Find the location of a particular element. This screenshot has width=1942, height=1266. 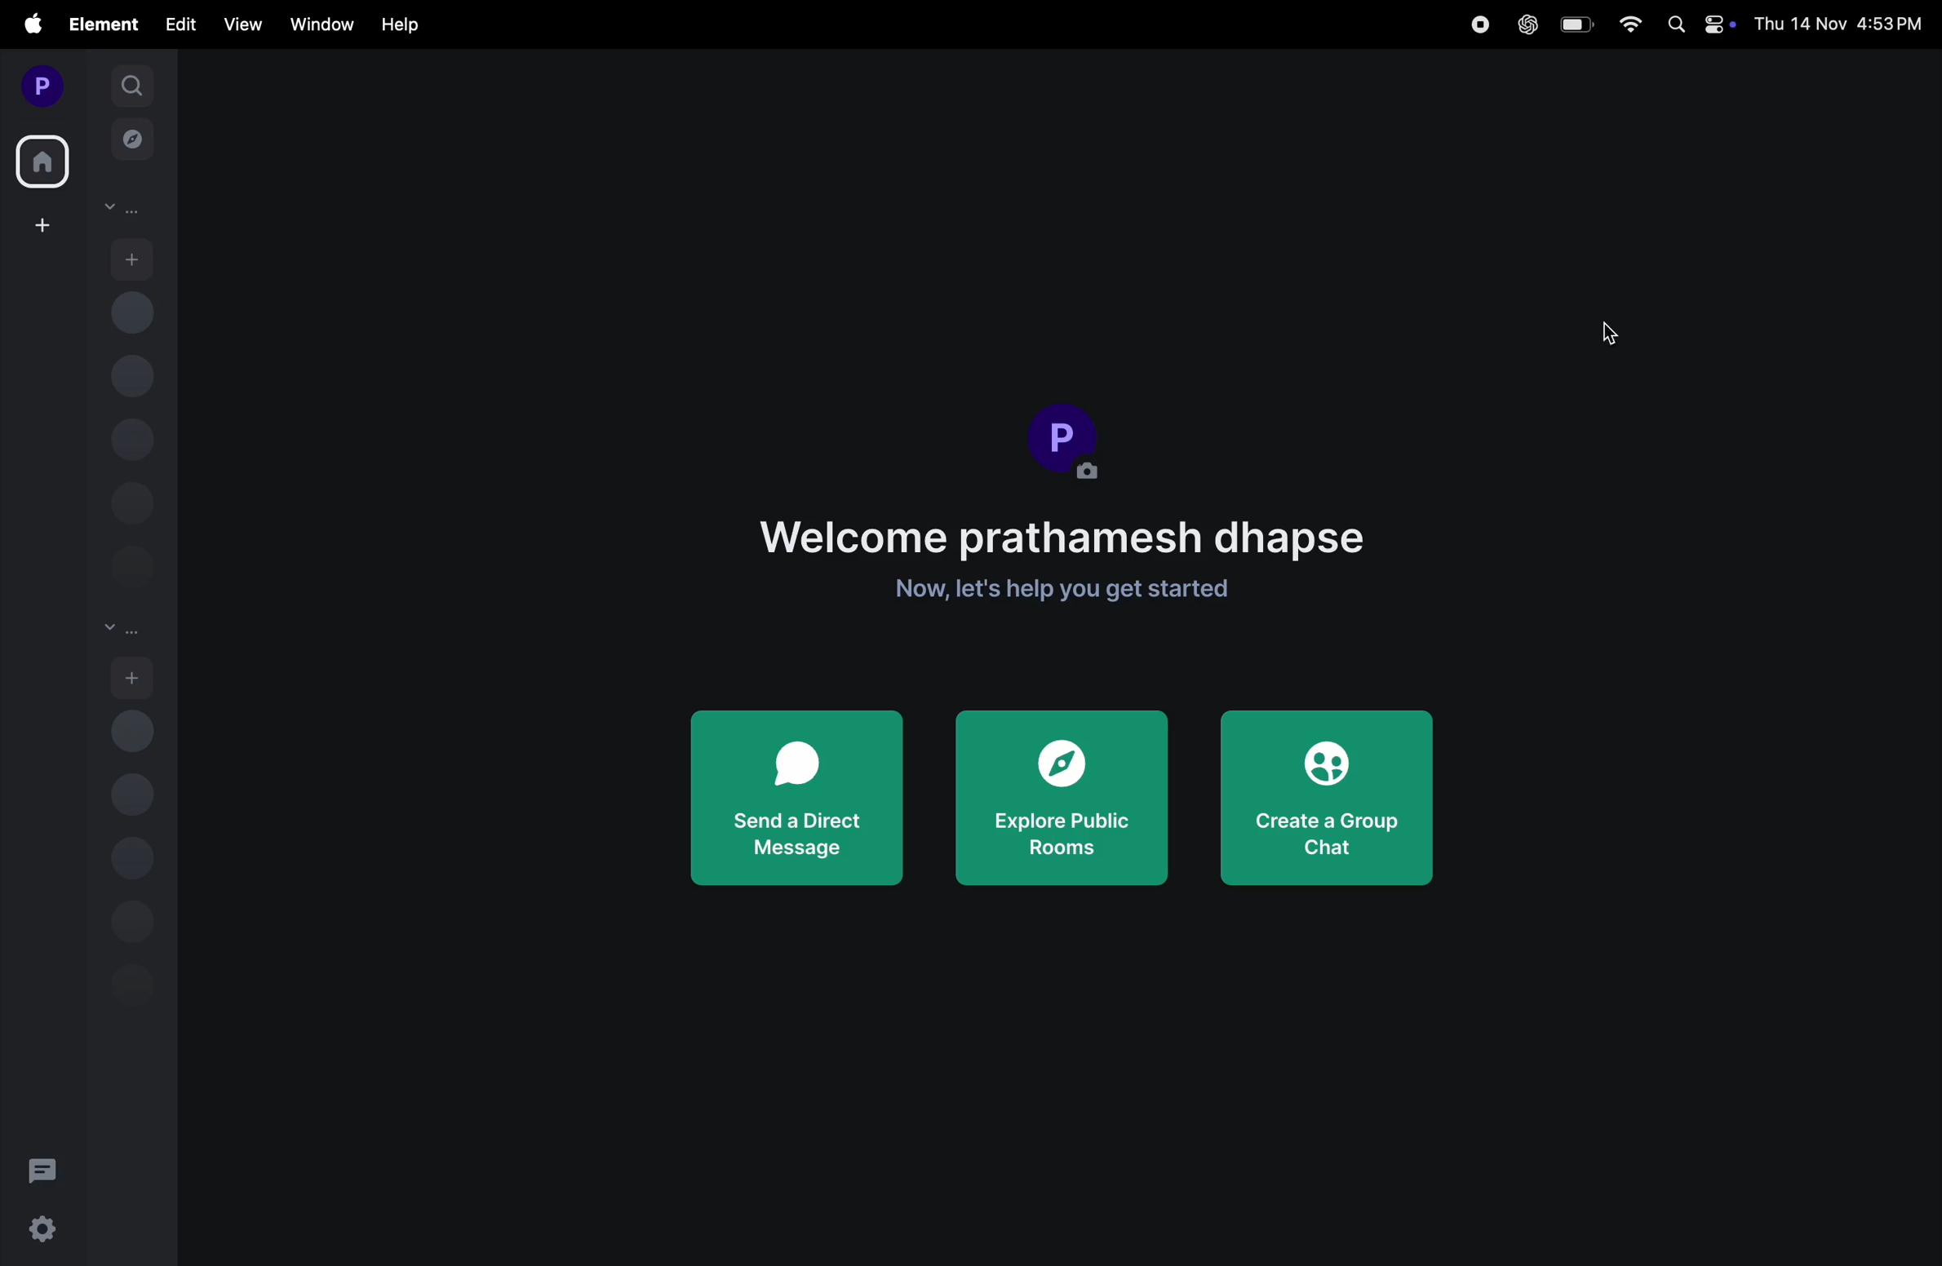

wifi is located at coordinates (1628, 28).